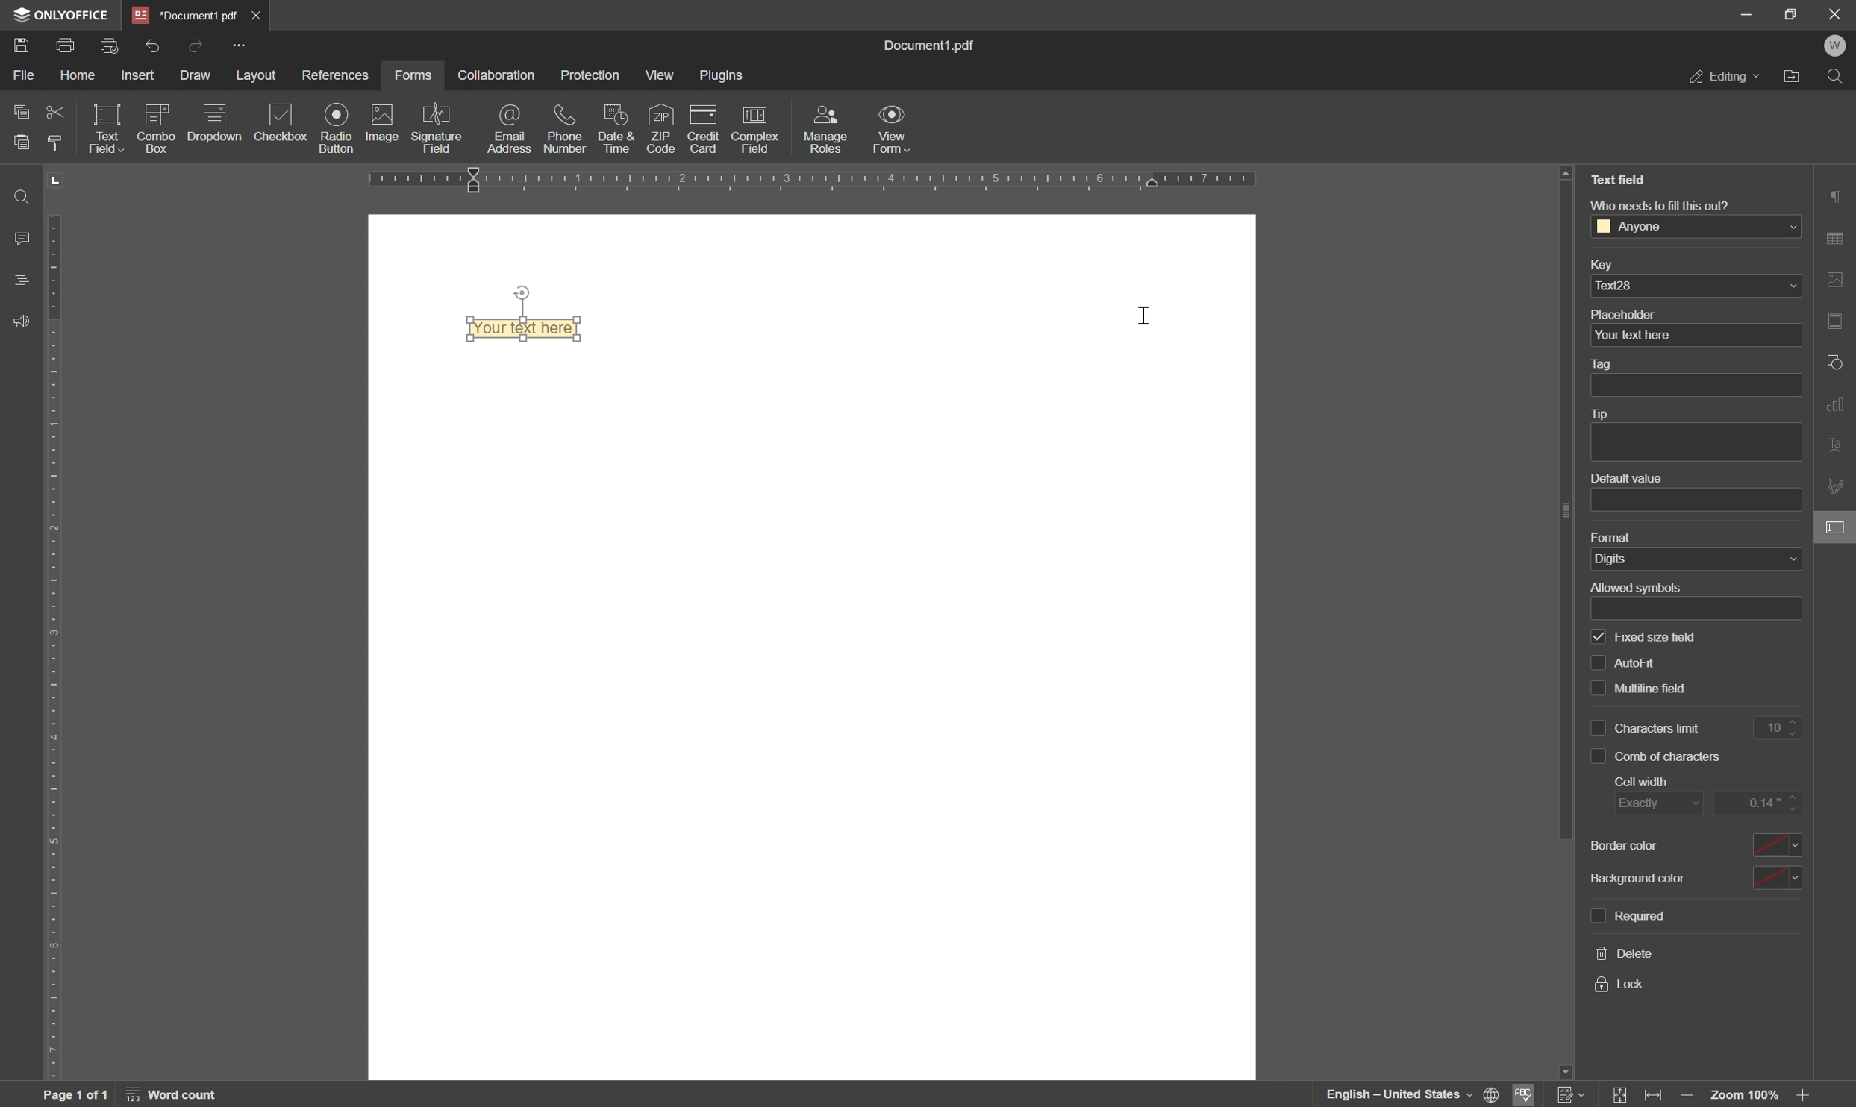 The height and width of the screenshot is (1107, 1856). I want to click on icon, so click(156, 115).